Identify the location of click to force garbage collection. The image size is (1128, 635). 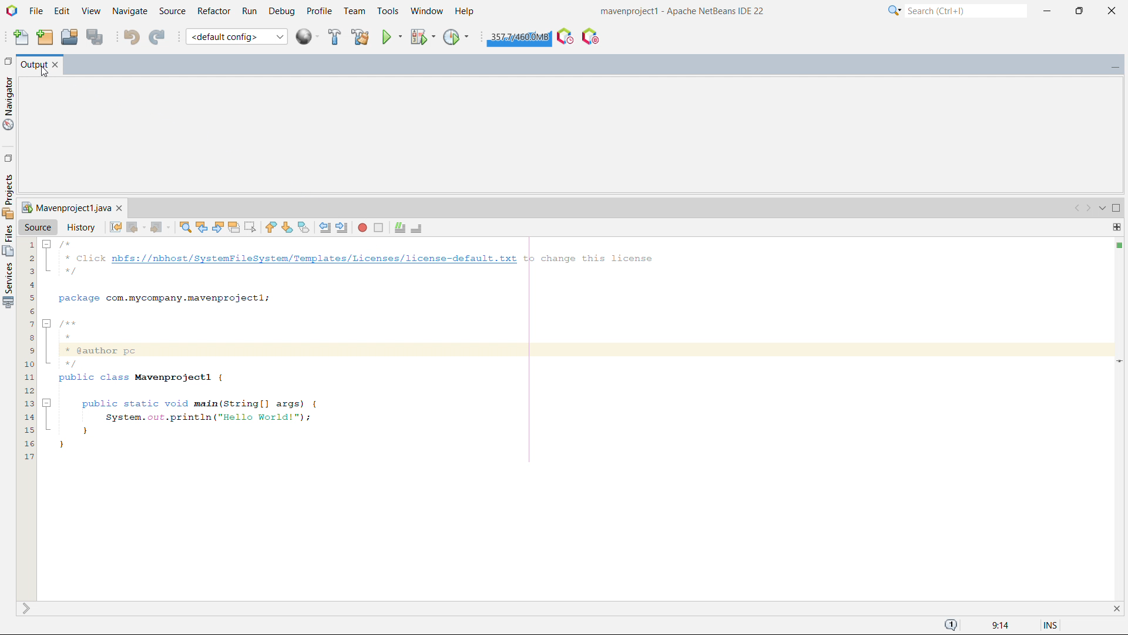
(519, 37).